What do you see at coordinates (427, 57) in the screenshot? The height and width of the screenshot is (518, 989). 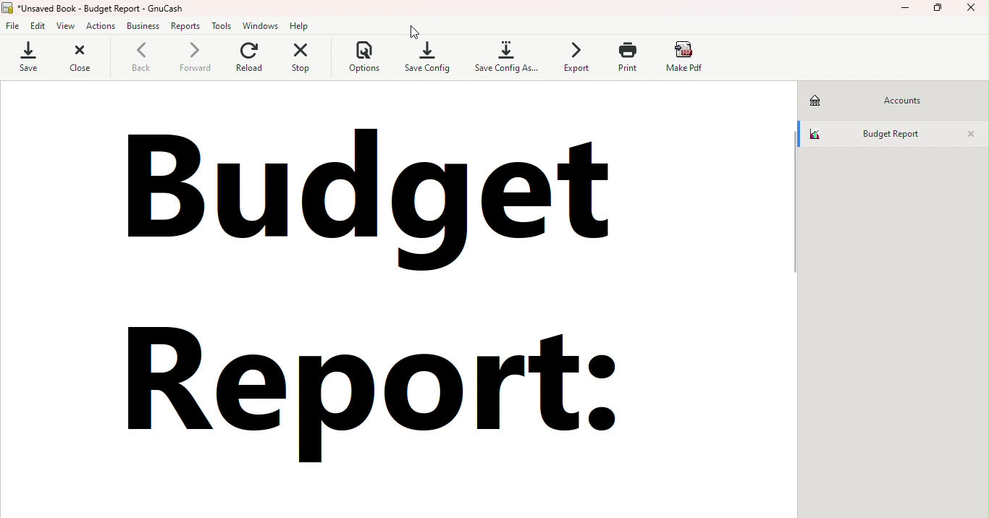 I see `Save config` at bounding box center [427, 57].